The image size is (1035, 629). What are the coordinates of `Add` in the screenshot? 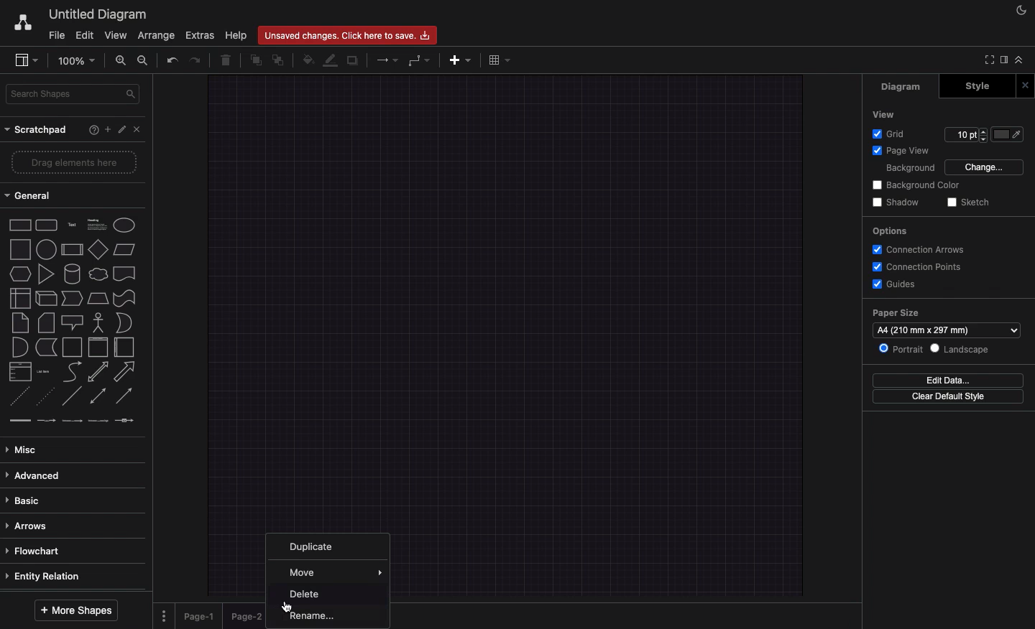 It's located at (461, 60).